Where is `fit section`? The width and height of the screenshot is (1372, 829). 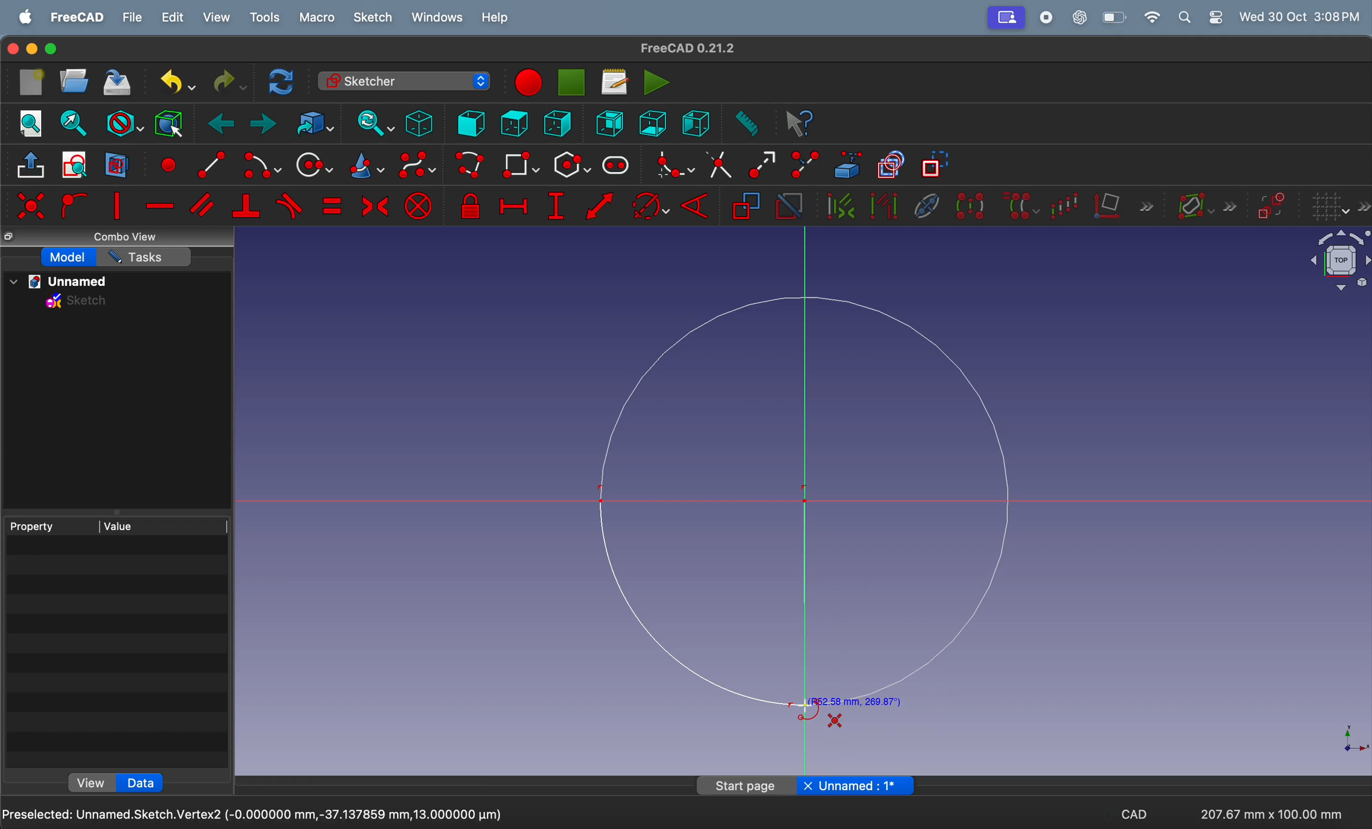
fit section is located at coordinates (72, 123).